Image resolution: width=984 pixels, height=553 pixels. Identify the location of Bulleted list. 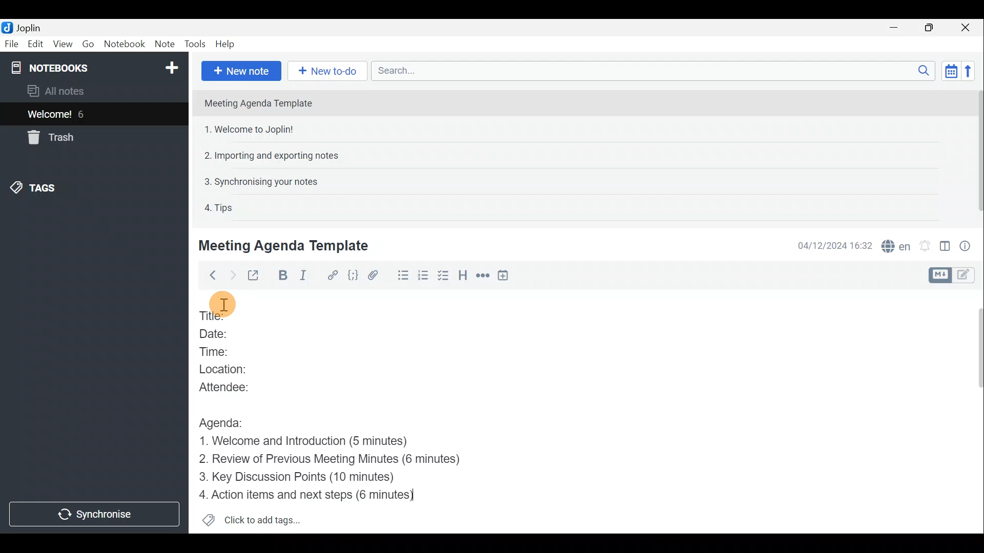
(402, 275).